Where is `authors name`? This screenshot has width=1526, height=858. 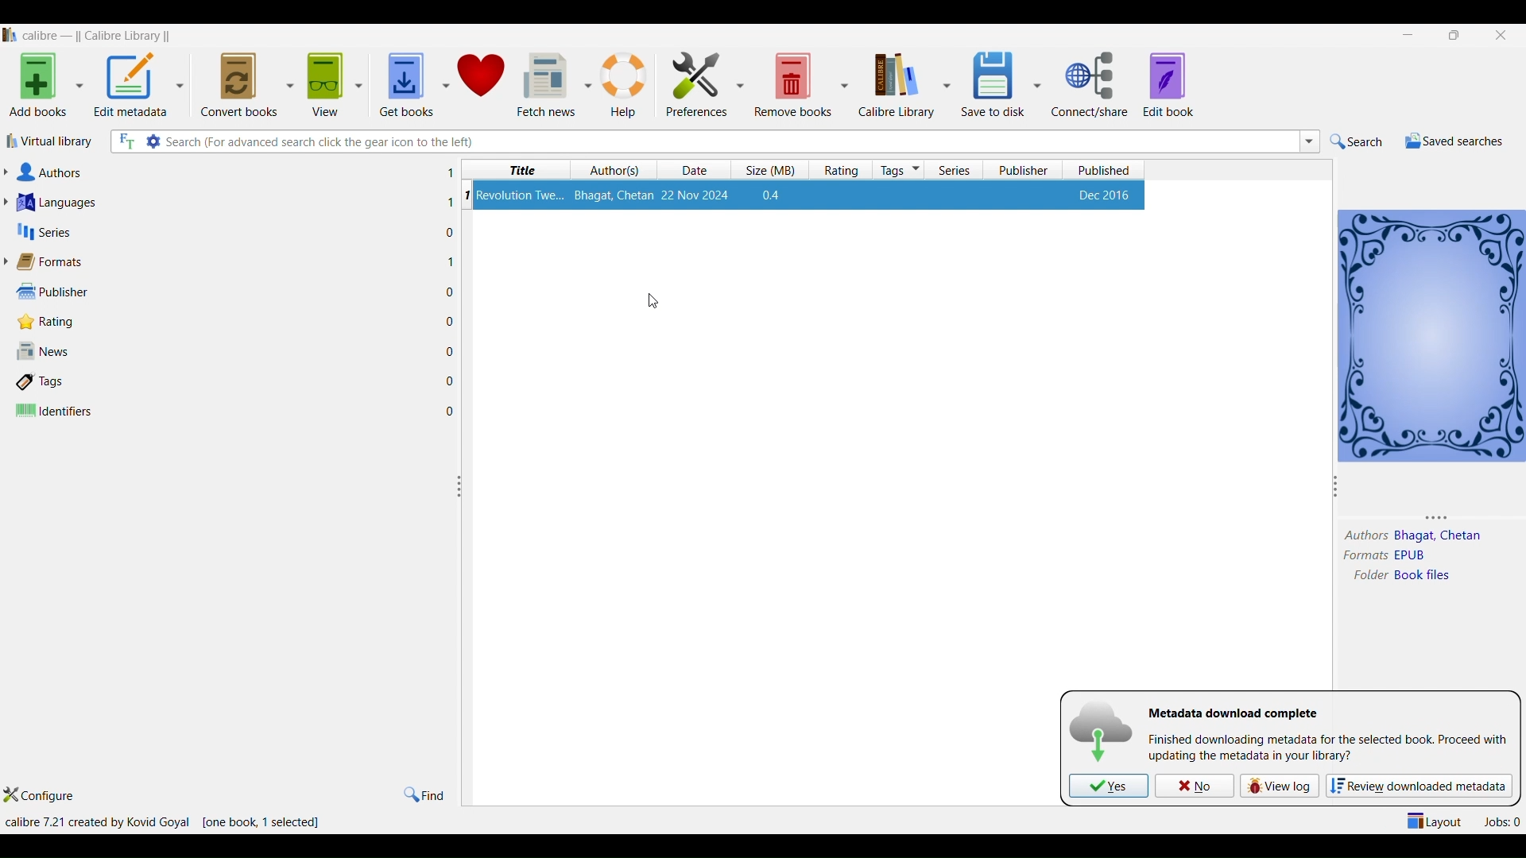
authors name is located at coordinates (1439, 535).